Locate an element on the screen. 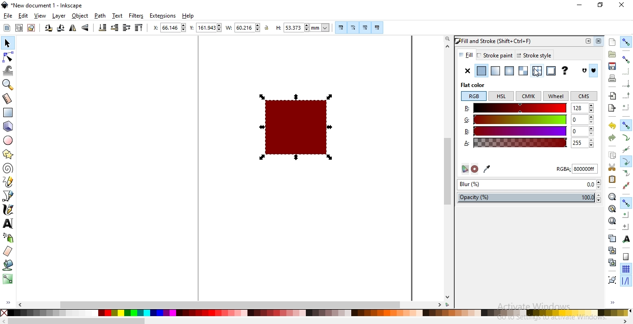 The width and height of the screenshot is (633, 324). fill and stroke is located at coordinates (500, 40).